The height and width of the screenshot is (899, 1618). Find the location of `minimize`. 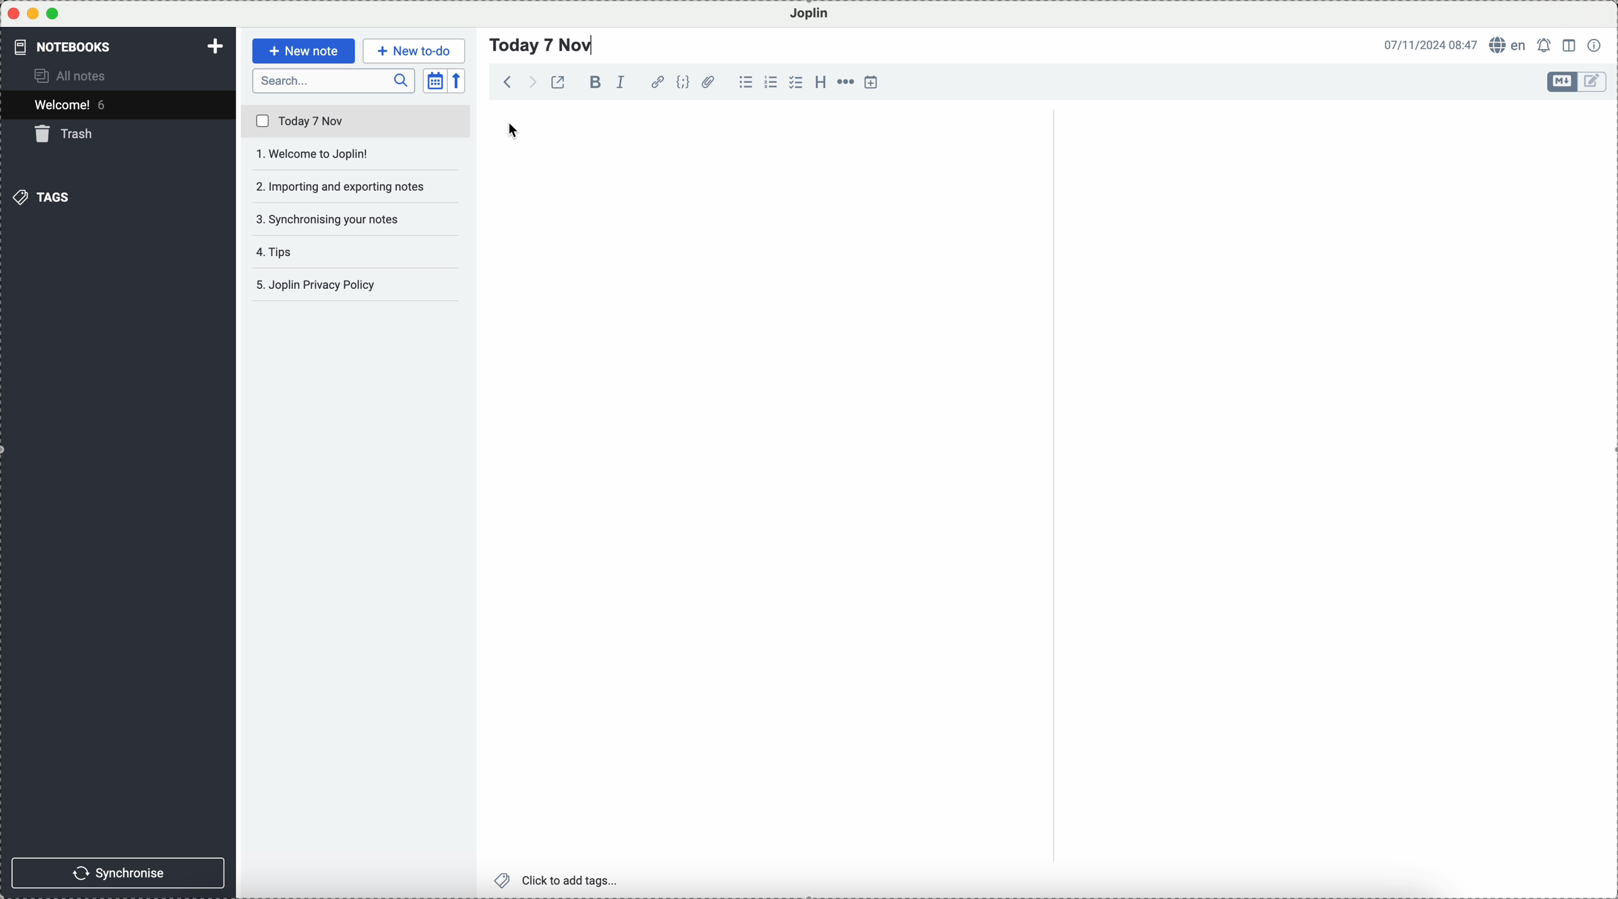

minimize is located at coordinates (34, 13).